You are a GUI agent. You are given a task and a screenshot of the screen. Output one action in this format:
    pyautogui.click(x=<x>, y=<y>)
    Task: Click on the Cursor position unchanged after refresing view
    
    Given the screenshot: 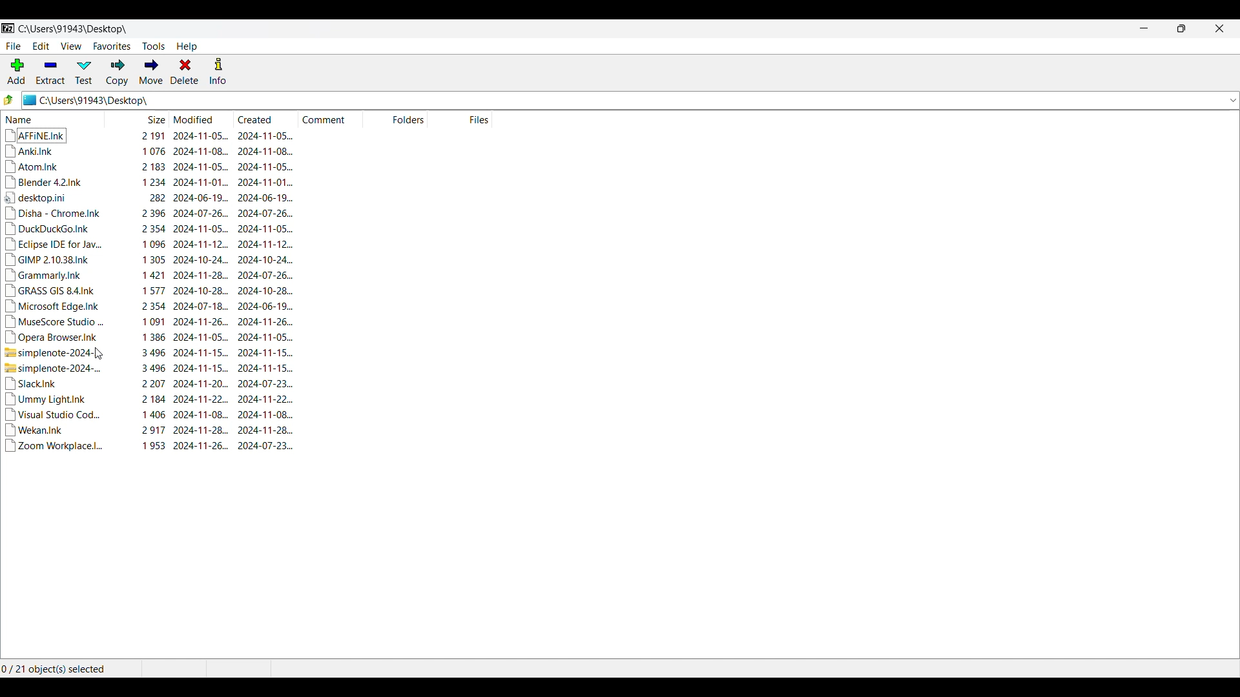 What is the action you would take?
    pyautogui.click(x=99, y=353)
    